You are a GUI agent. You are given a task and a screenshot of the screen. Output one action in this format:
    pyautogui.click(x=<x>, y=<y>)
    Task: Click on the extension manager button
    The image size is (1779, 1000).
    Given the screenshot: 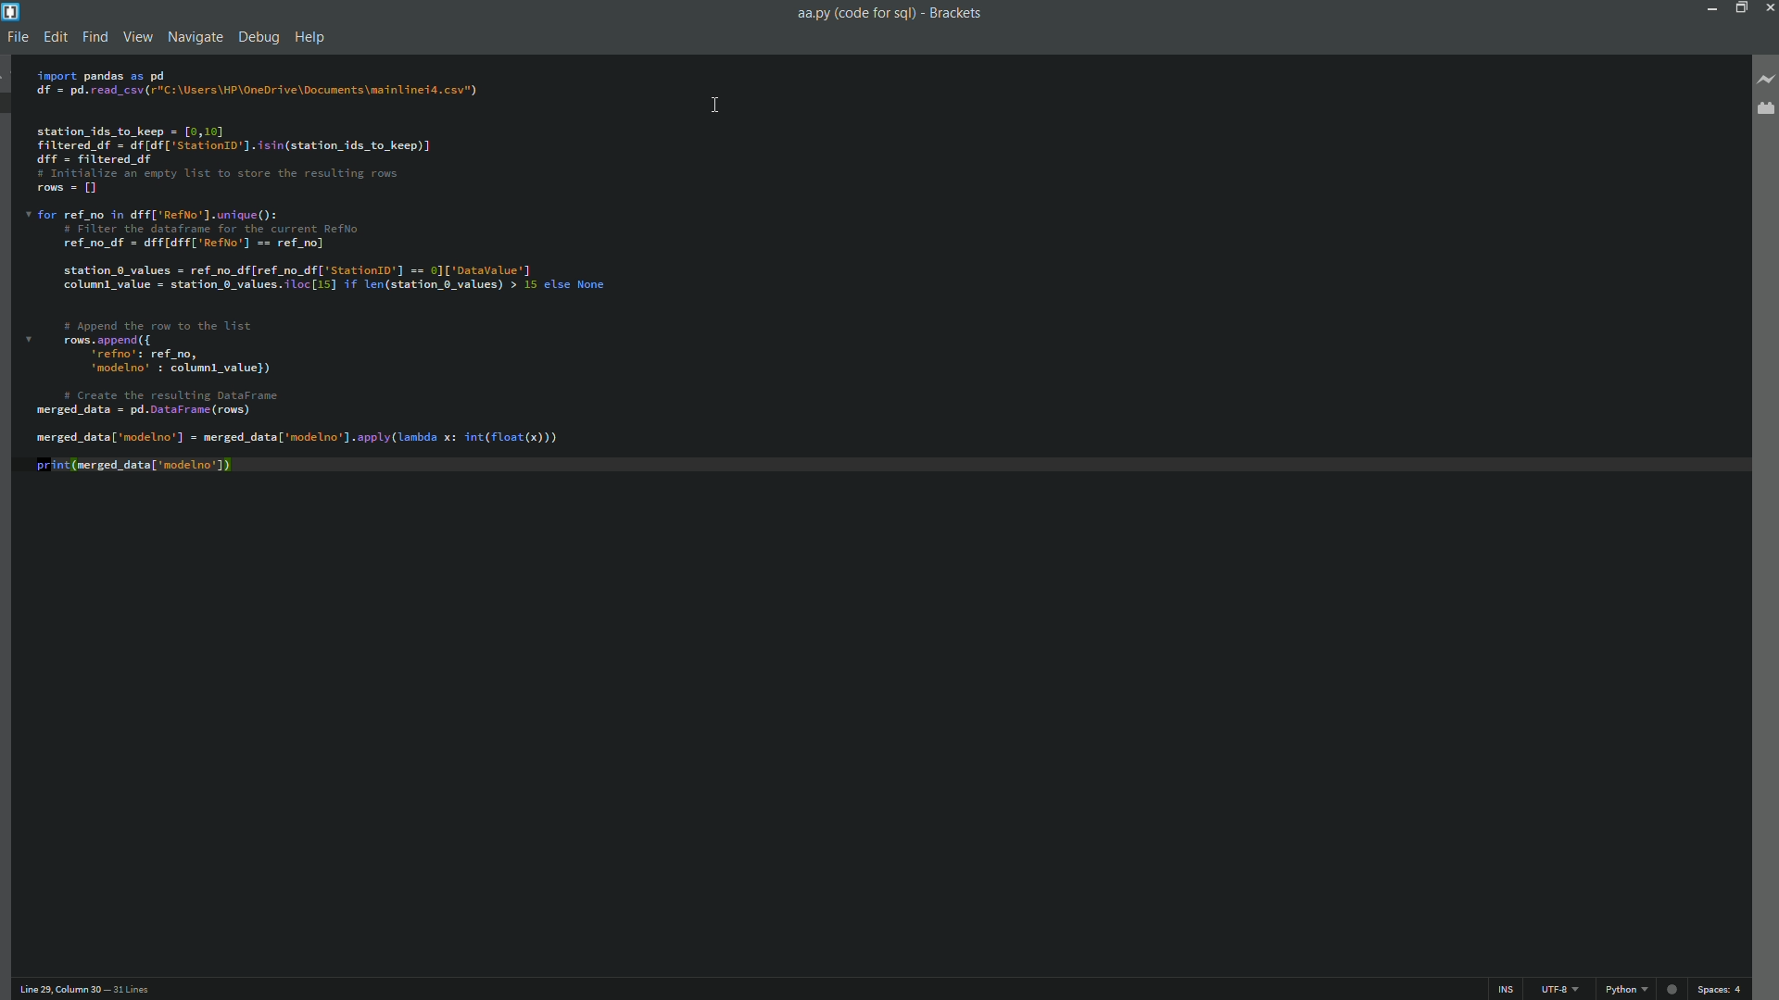 What is the action you would take?
    pyautogui.click(x=1767, y=111)
    